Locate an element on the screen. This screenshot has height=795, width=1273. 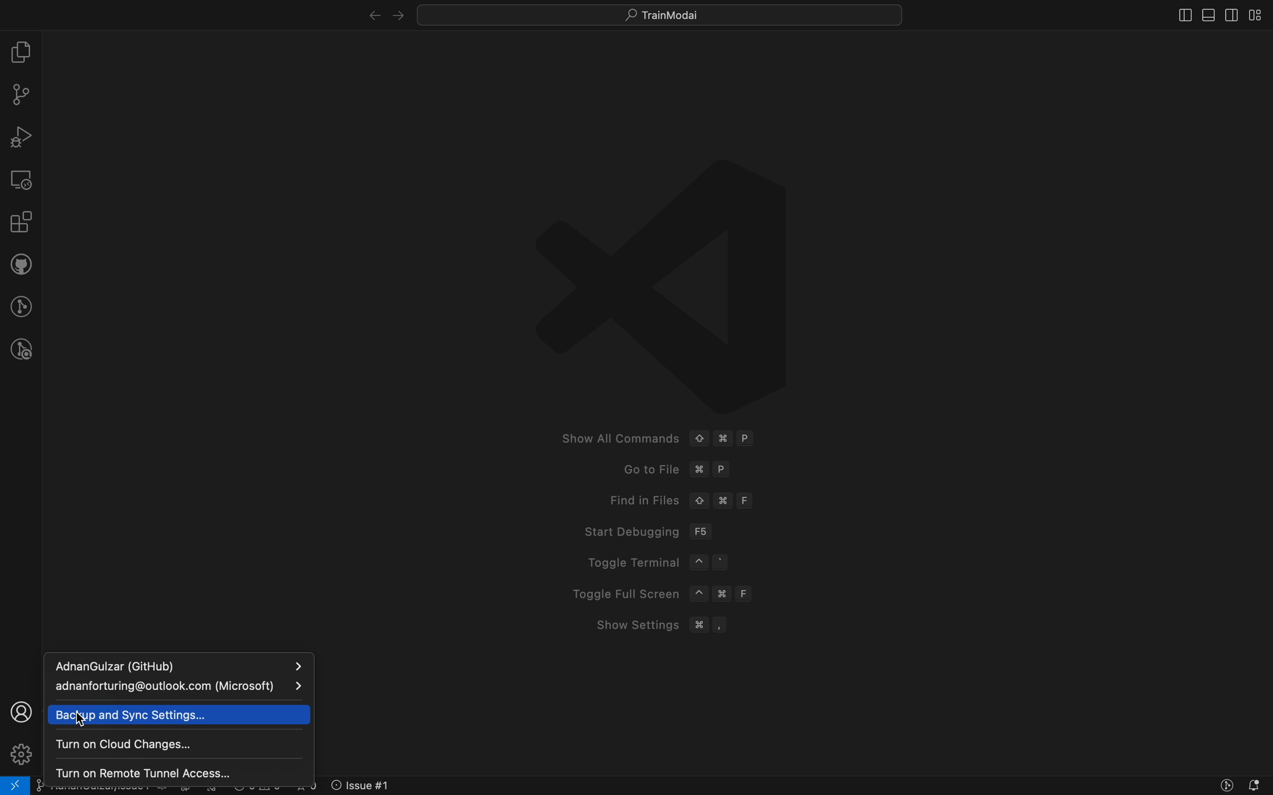
close slidebar is located at coordinates (1178, 17).